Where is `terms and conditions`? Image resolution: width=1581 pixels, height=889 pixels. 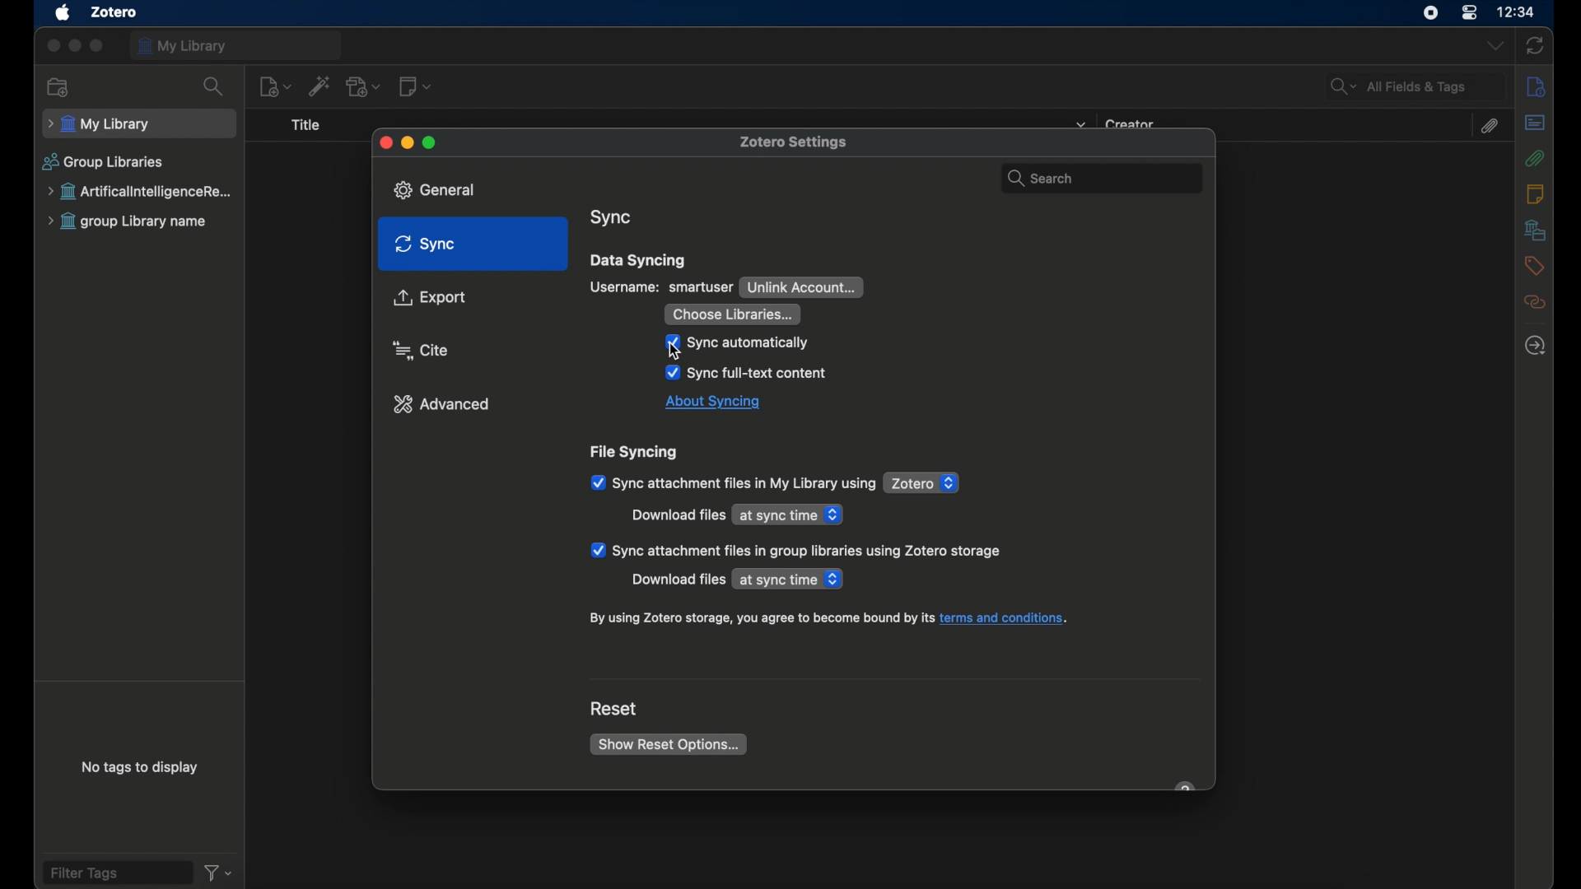
terms and conditions is located at coordinates (829, 619).